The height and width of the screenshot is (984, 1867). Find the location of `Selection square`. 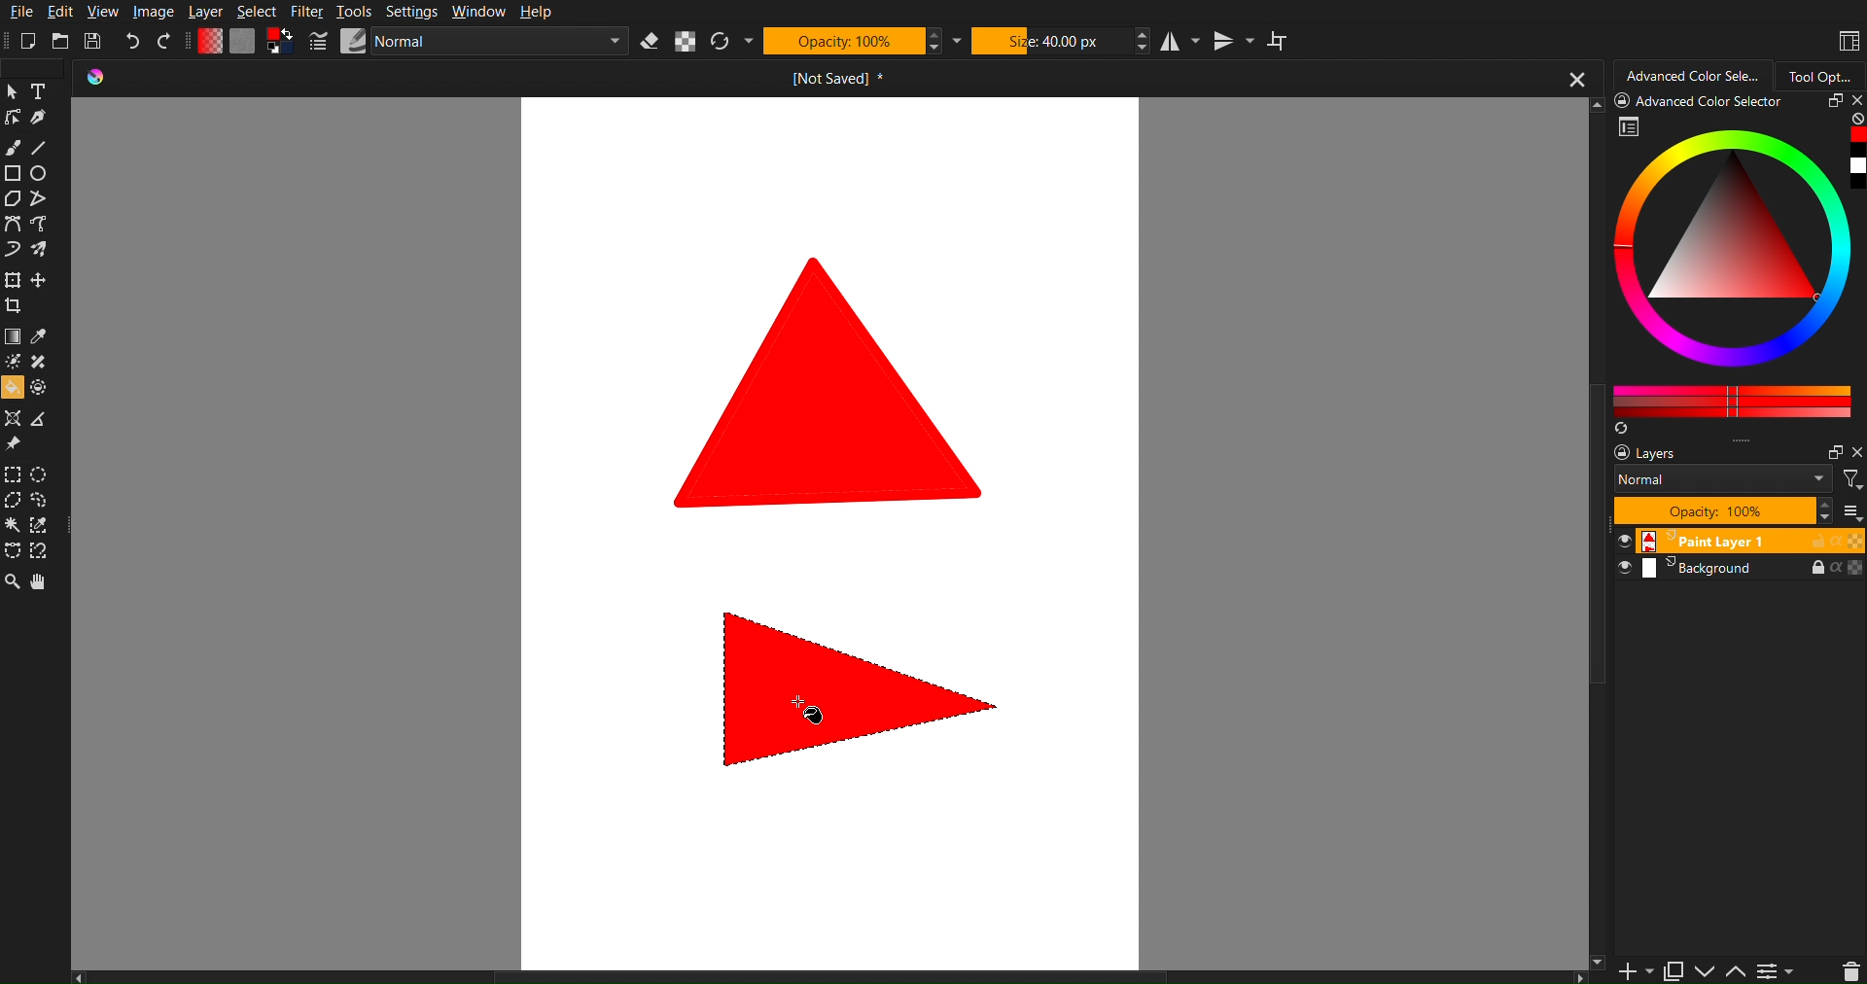

Selection square is located at coordinates (12, 474).